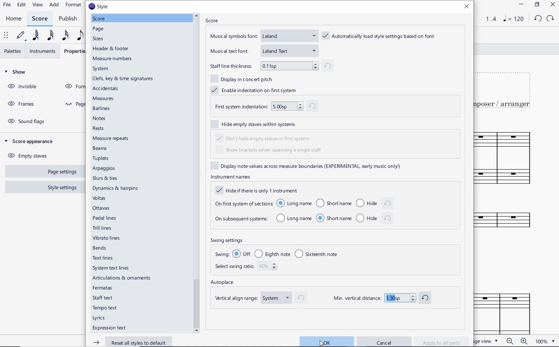 This screenshot has width=559, height=347. Describe the element at coordinates (40, 19) in the screenshot. I see `SCORE` at that location.